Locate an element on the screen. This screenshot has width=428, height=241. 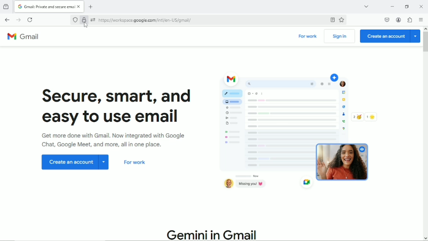
View recent browsing is located at coordinates (7, 6).